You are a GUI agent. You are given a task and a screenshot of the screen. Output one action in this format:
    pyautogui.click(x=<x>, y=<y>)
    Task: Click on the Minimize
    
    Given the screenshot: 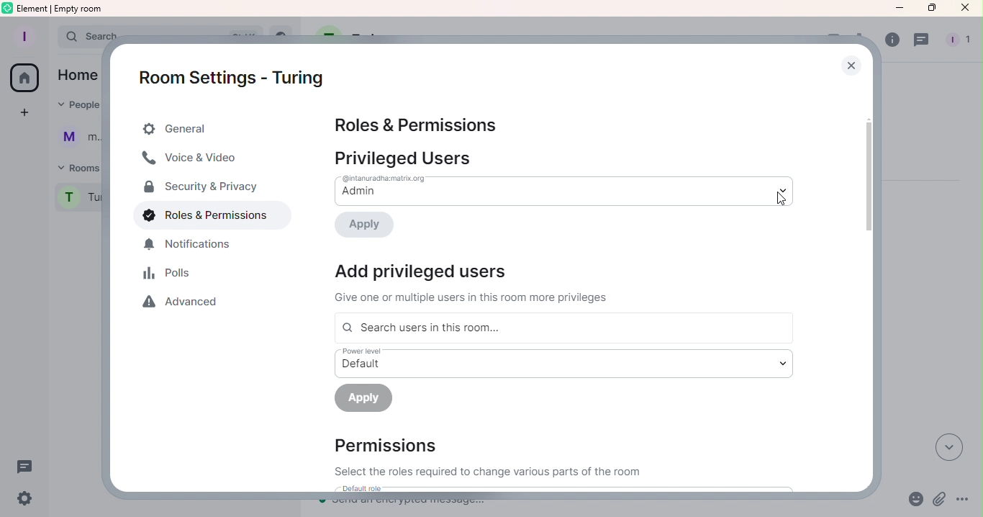 What is the action you would take?
    pyautogui.click(x=898, y=12)
    